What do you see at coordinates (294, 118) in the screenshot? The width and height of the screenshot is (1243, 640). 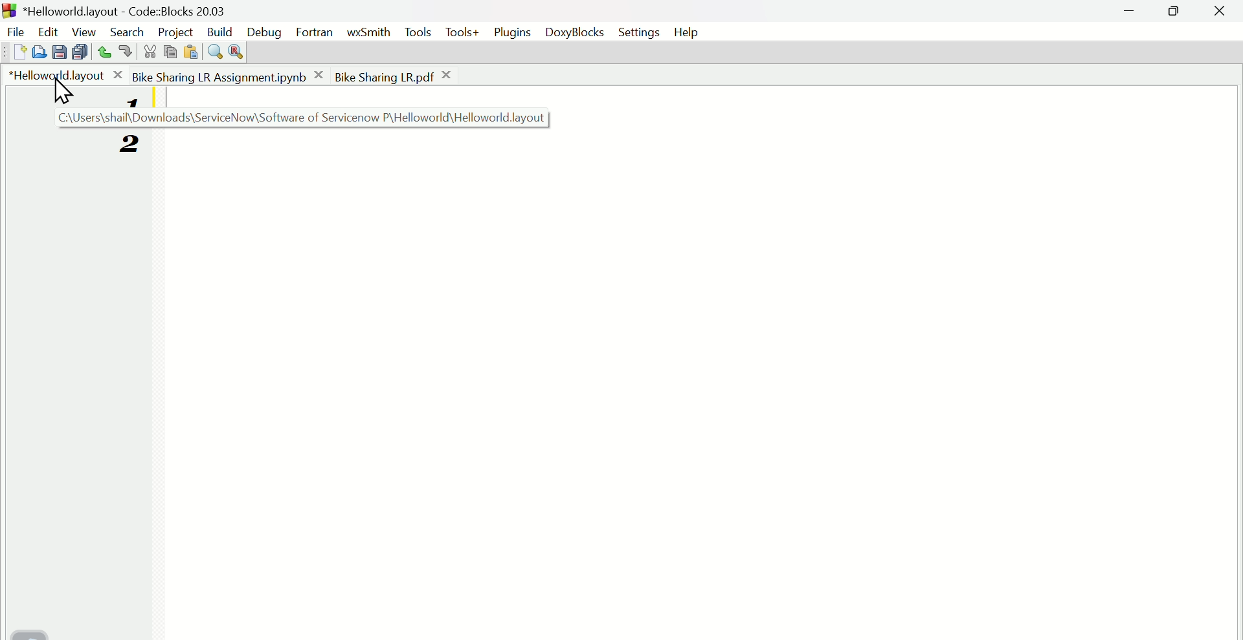 I see `C:\Users\shail\Downloads\ServiceNow\Software of Servicenow P\Helloworld\Helloworld.layout ` at bounding box center [294, 118].